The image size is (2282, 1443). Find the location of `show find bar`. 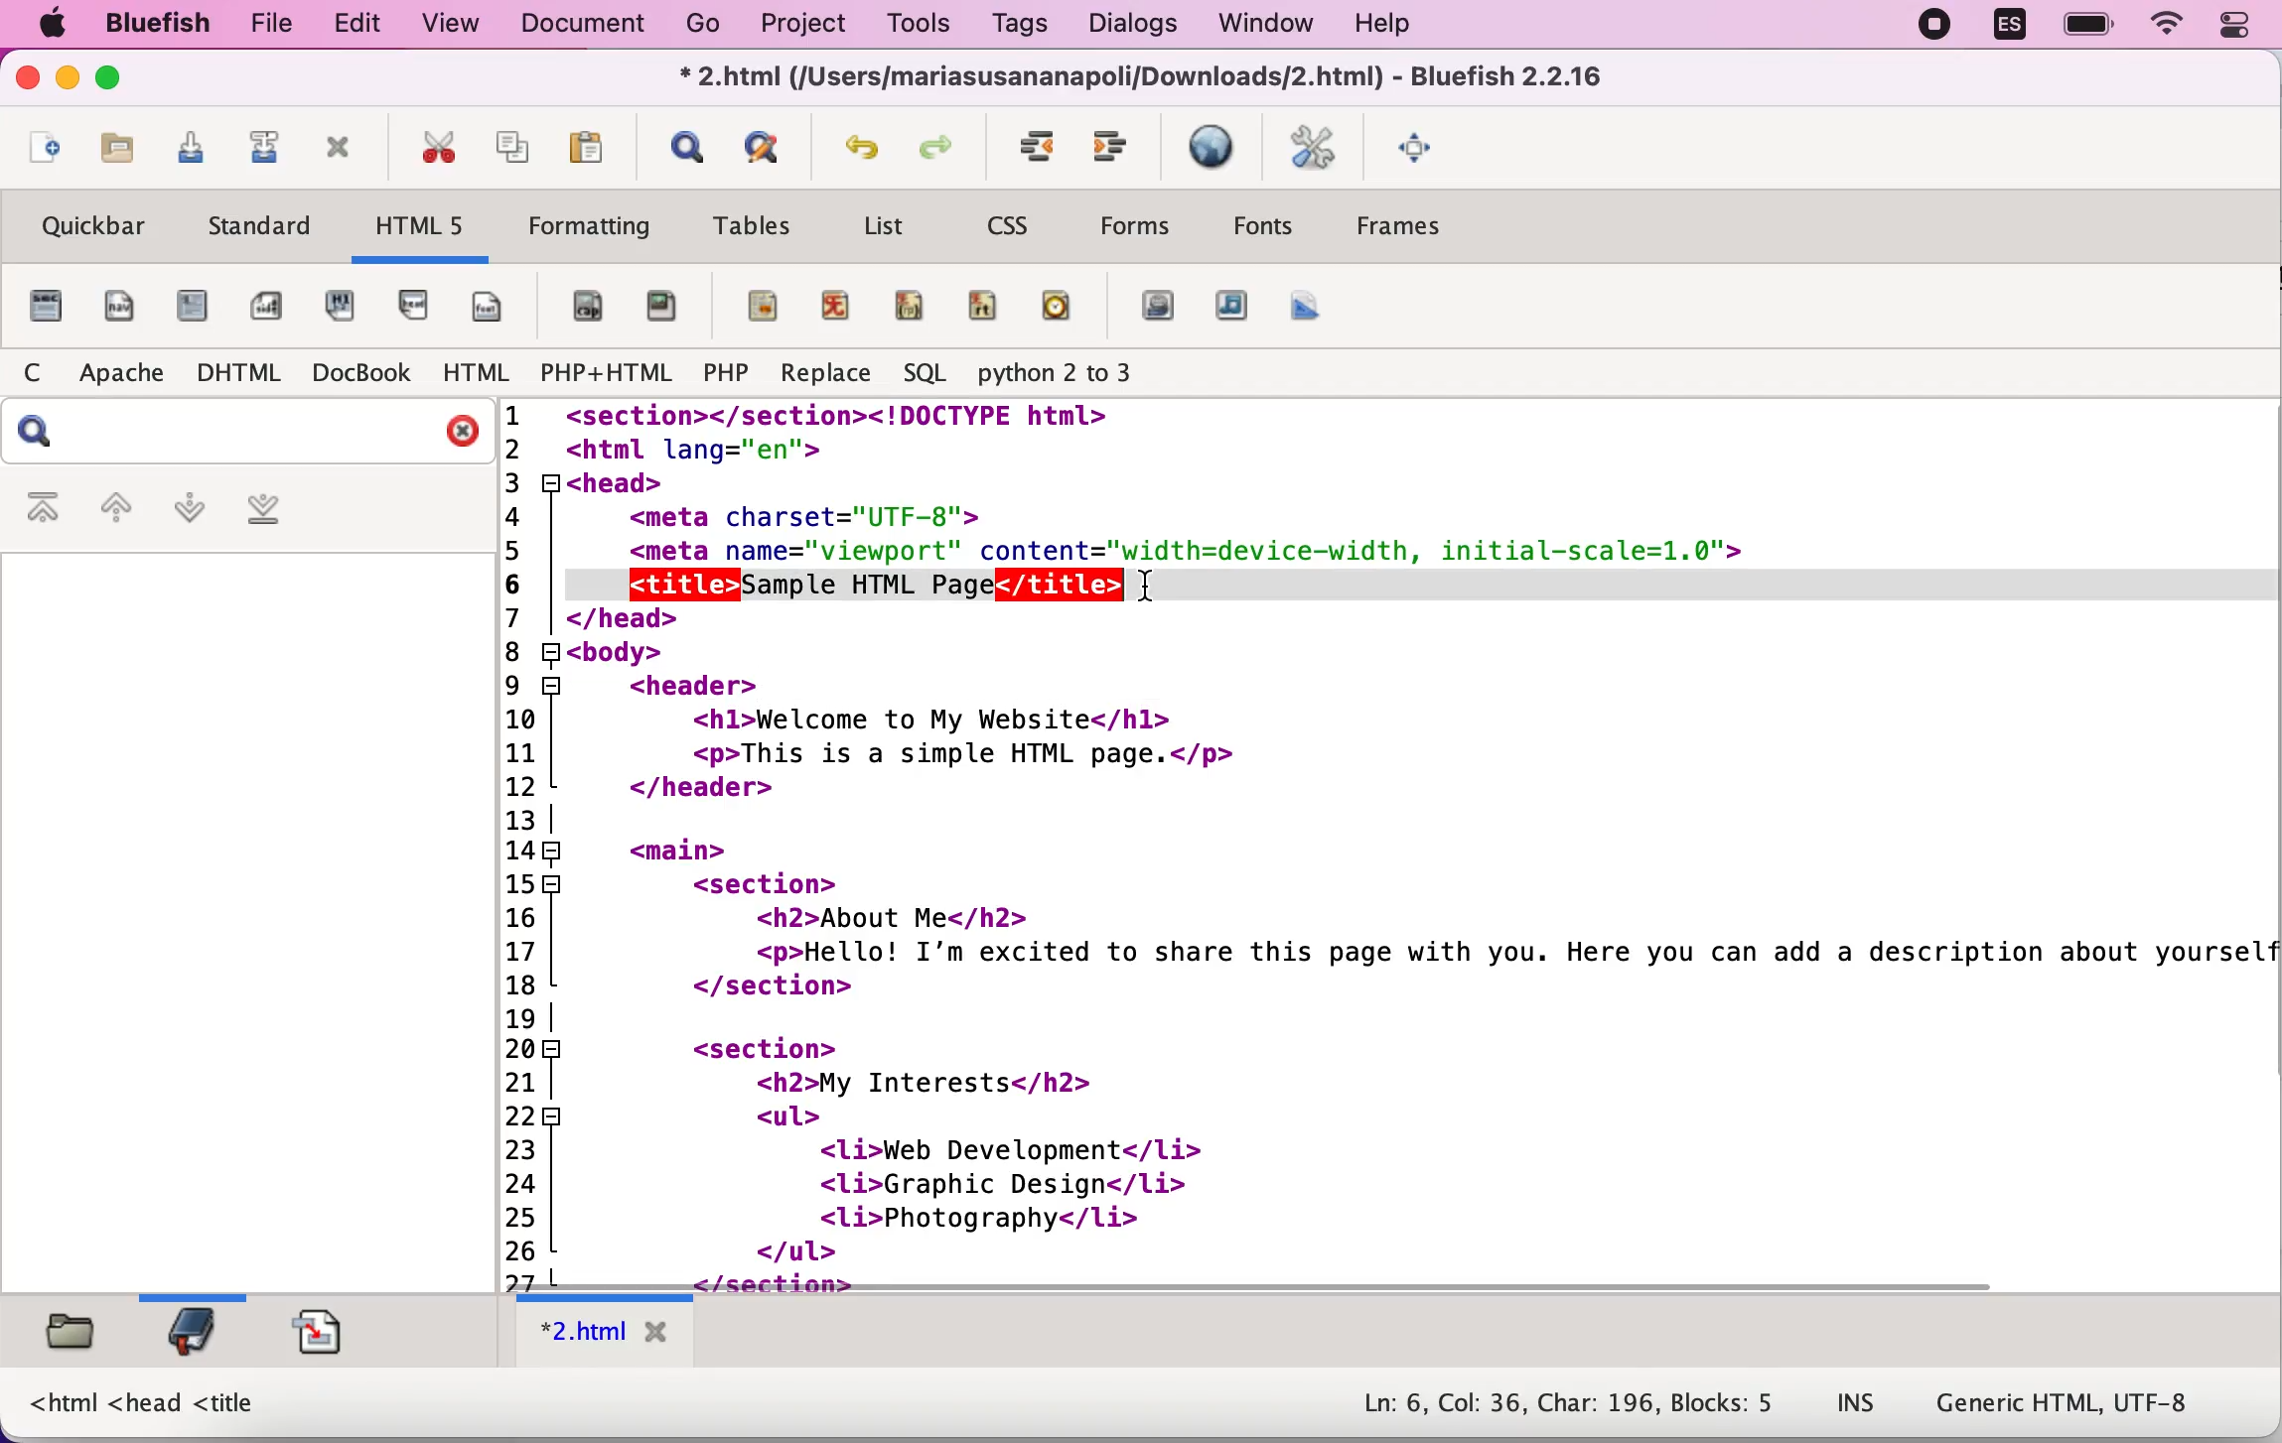

show find bar is located at coordinates (684, 148).